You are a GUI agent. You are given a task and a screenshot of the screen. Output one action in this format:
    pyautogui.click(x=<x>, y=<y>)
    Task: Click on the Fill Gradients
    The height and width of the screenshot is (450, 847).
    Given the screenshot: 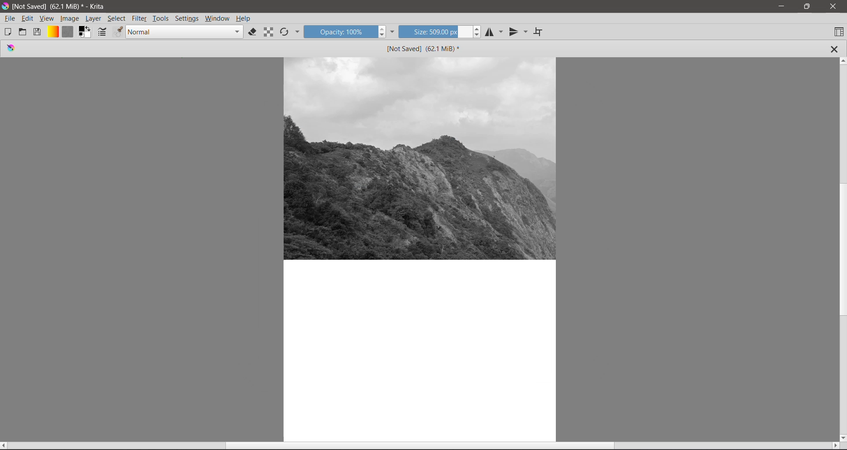 What is the action you would take?
    pyautogui.click(x=53, y=32)
    